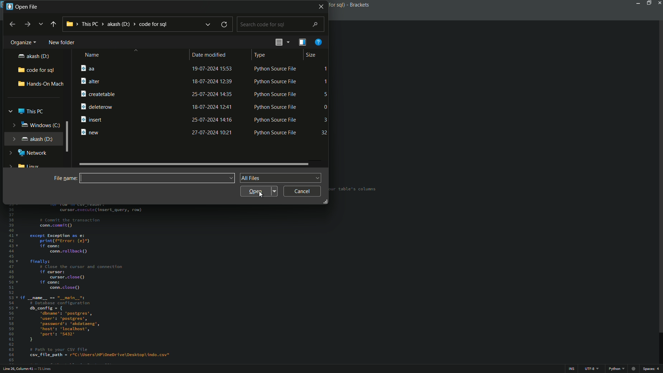  What do you see at coordinates (117, 24) in the screenshot?
I see `location` at bounding box center [117, 24].